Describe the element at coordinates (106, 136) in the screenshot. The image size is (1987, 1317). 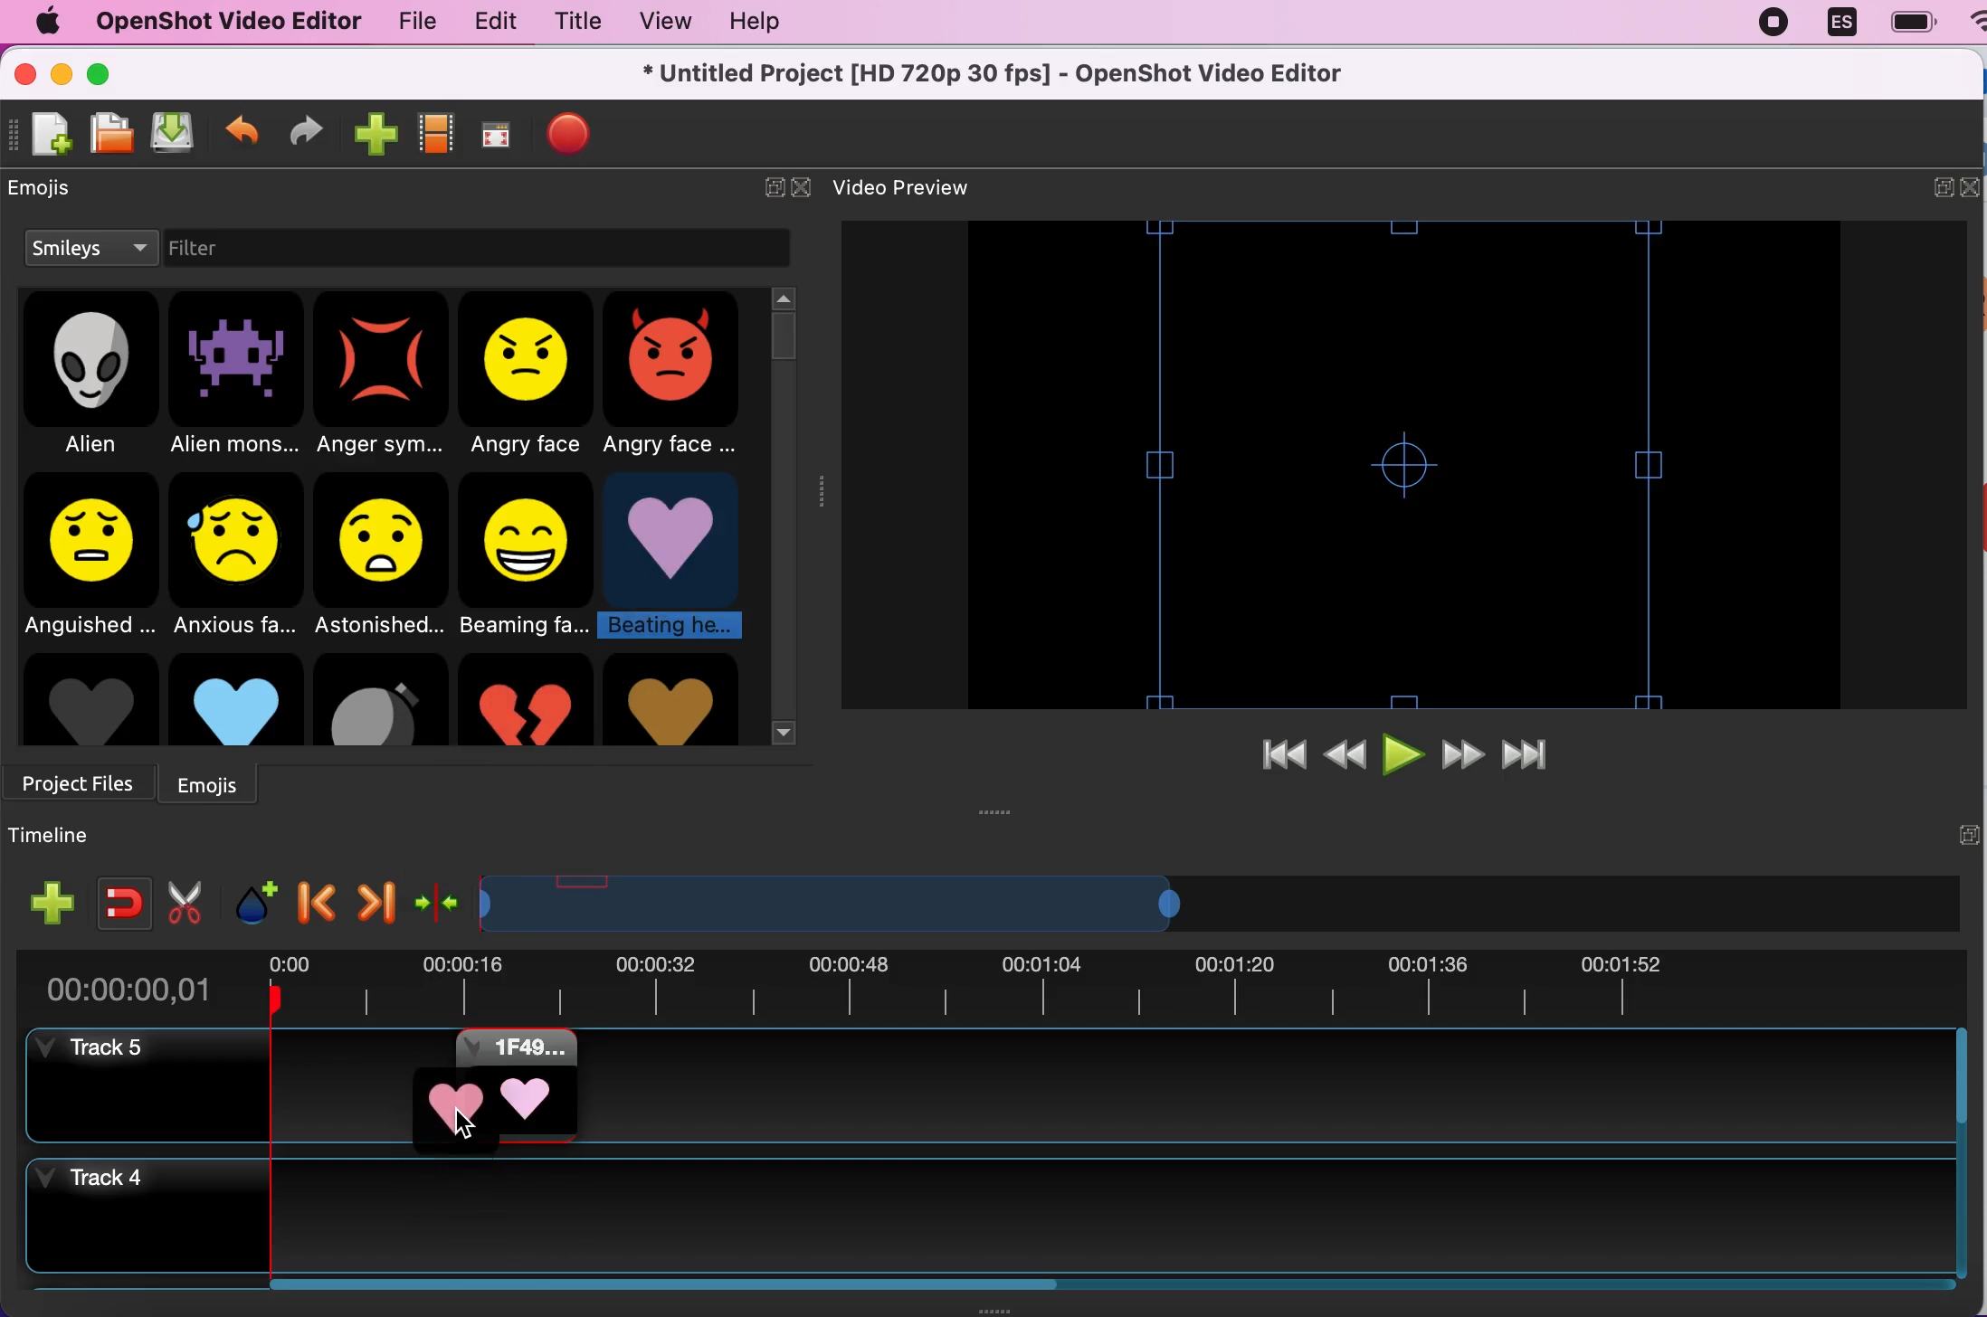
I see `open file` at that location.